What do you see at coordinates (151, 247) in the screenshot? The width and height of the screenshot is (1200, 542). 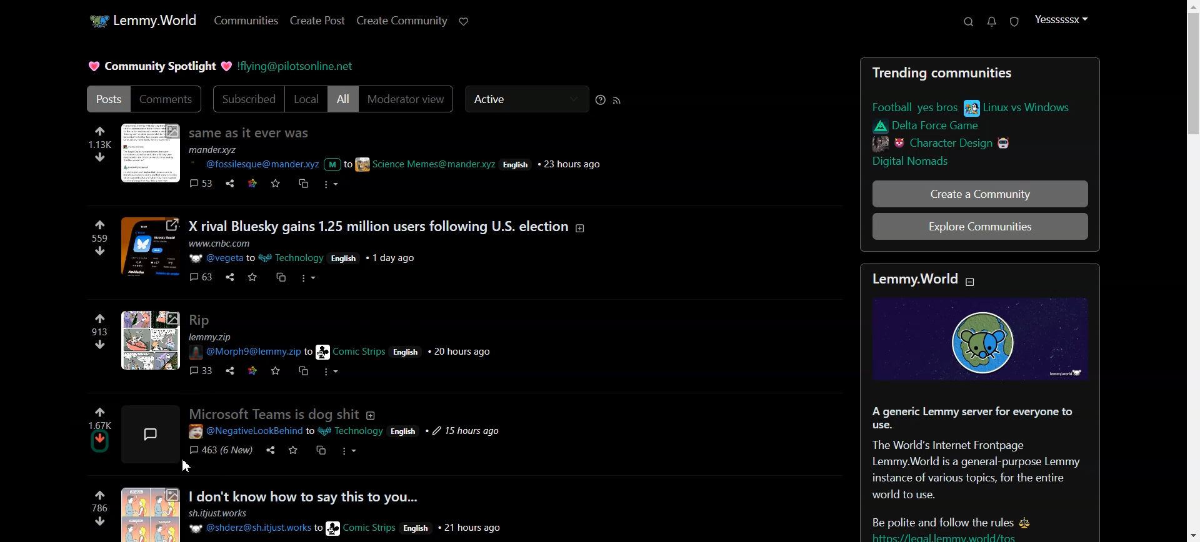 I see `image` at bounding box center [151, 247].